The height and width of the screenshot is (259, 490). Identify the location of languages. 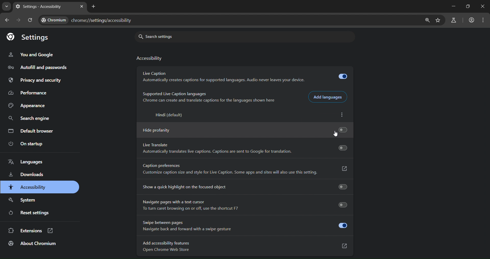
(26, 162).